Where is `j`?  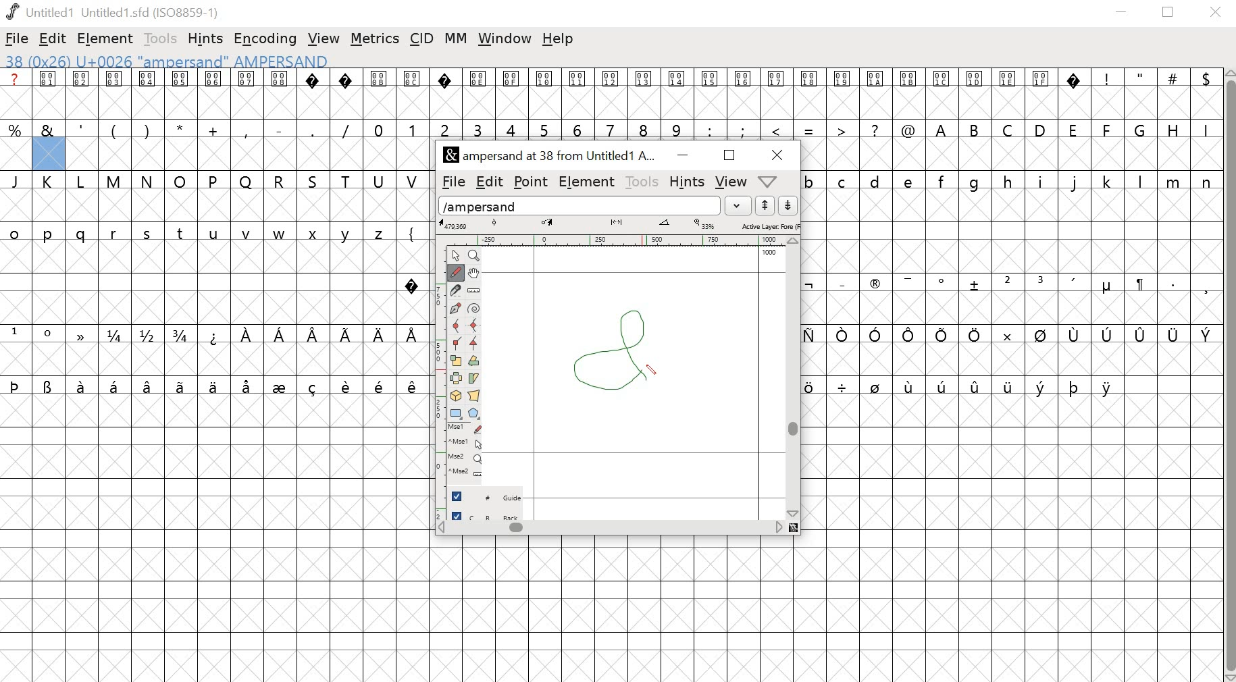 j is located at coordinates (1075, 183).